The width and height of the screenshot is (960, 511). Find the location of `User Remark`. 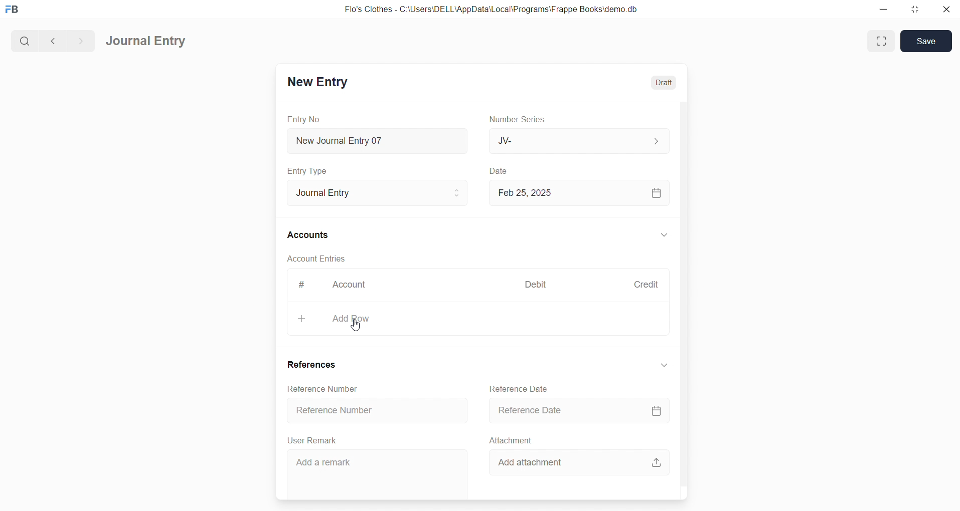

User Remark is located at coordinates (314, 440).